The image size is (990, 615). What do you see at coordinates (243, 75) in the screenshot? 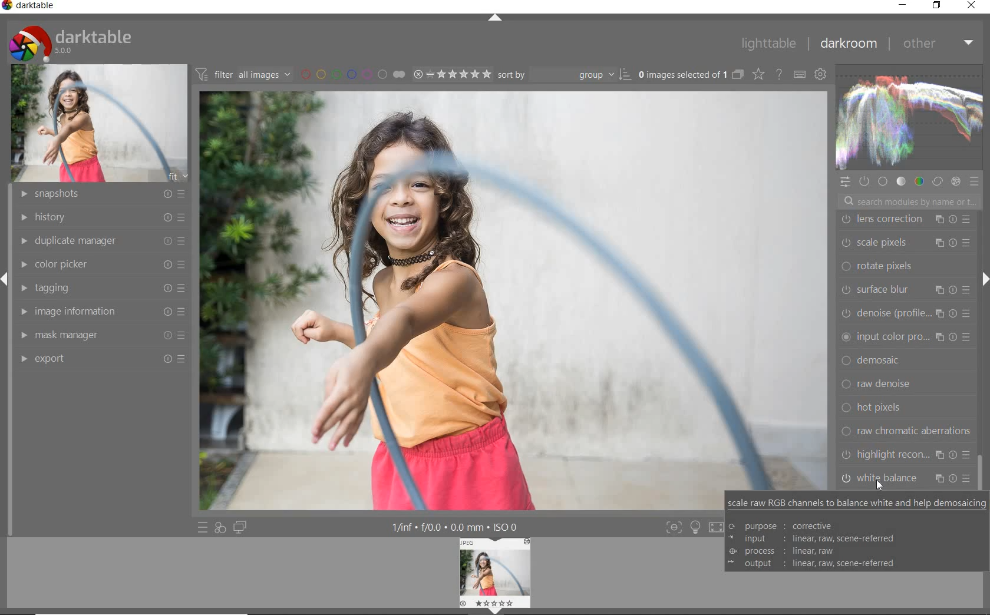
I see `filter images` at bounding box center [243, 75].